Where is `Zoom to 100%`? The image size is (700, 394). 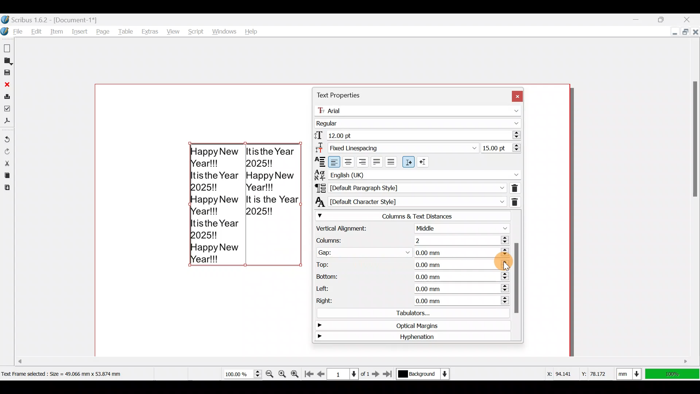
Zoom to 100% is located at coordinates (283, 372).